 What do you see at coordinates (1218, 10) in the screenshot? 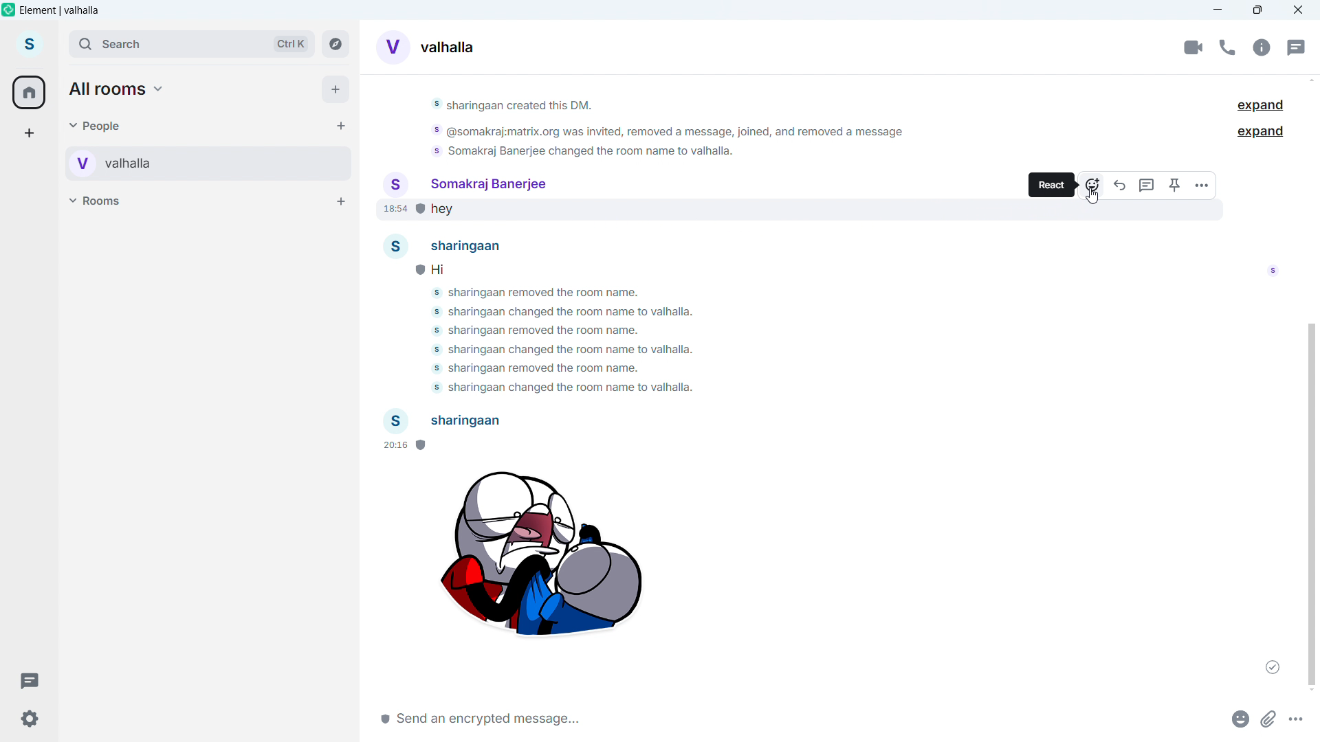
I see `minimize` at bounding box center [1218, 10].